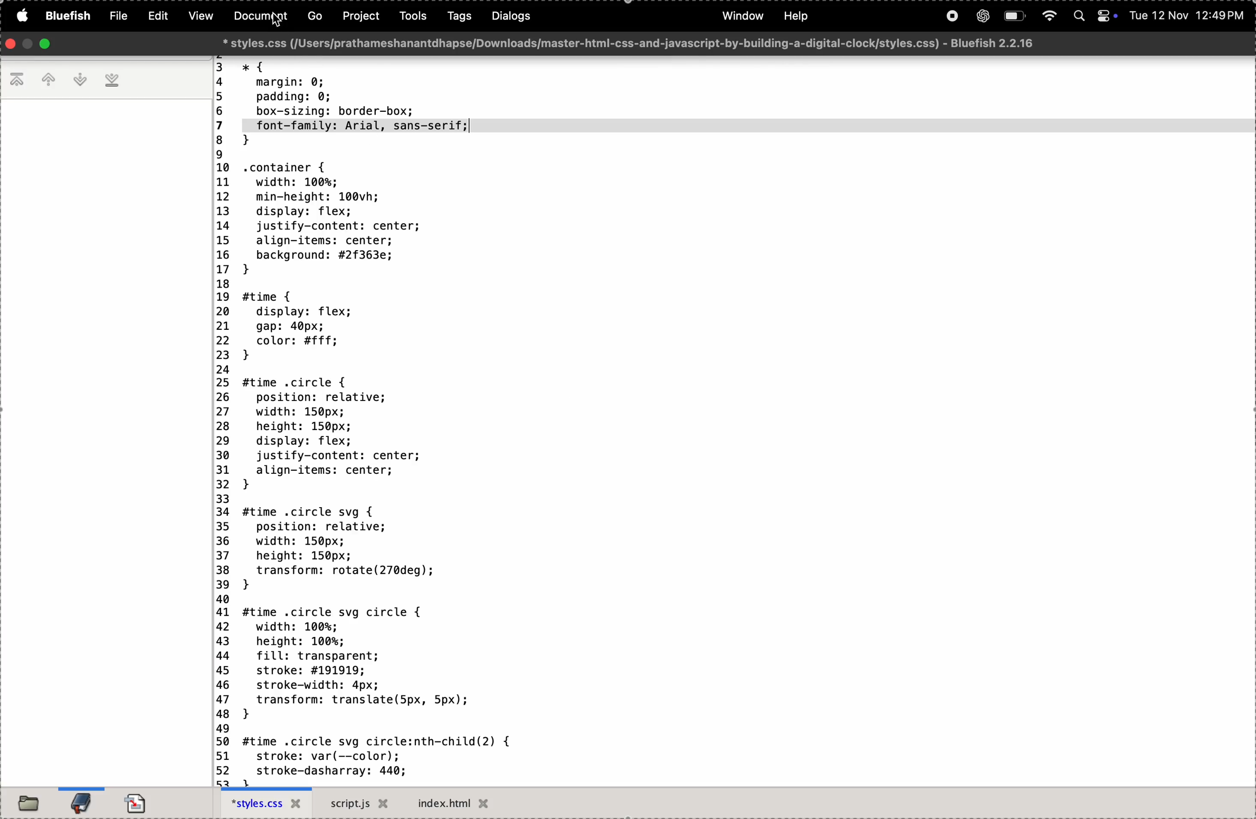 Image resolution: width=1256 pixels, height=819 pixels. What do you see at coordinates (359, 804) in the screenshot?
I see `script.js` at bounding box center [359, 804].